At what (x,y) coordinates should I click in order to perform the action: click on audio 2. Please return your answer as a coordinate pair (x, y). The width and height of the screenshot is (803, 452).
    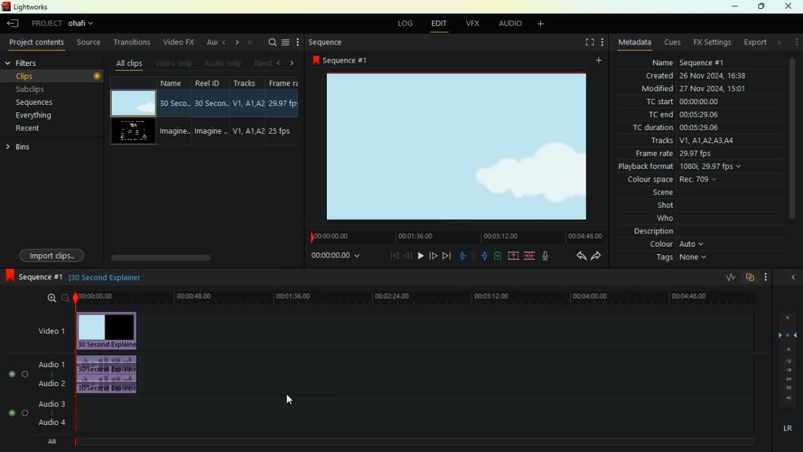
    Looking at the image, I should click on (51, 386).